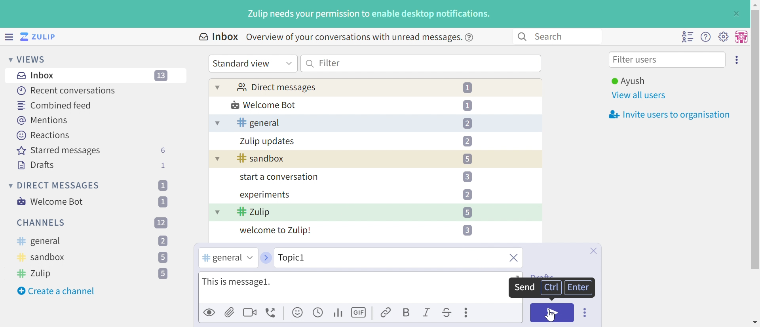 This screenshot has width=760, height=327. What do you see at coordinates (258, 123) in the screenshot?
I see `general` at bounding box center [258, 123].